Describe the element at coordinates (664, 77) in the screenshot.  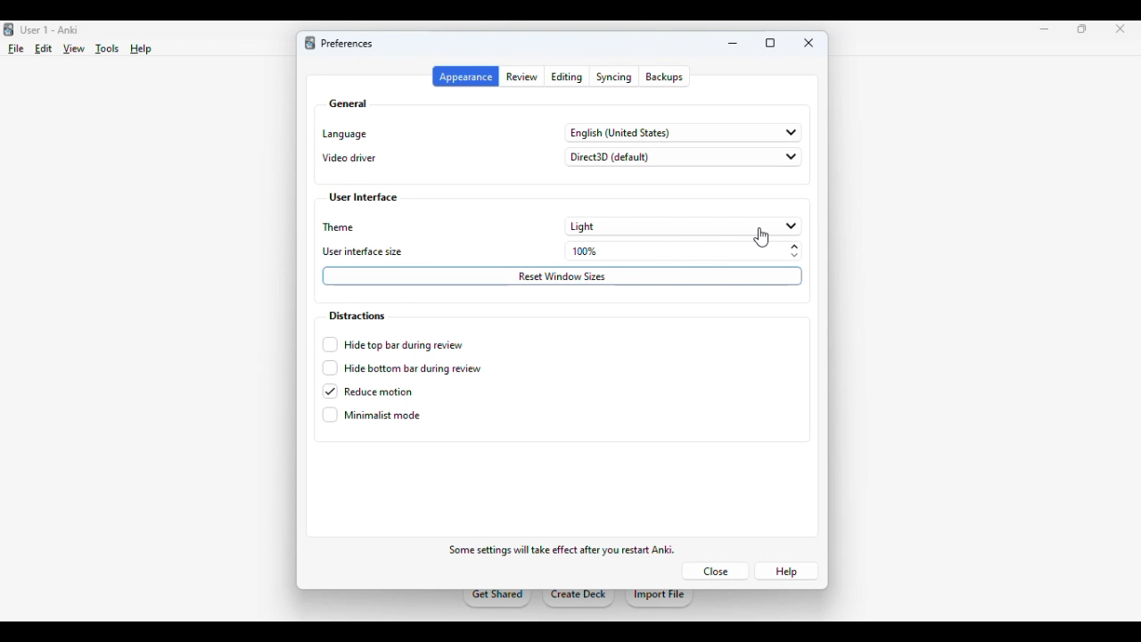
I see `backups` at that location.